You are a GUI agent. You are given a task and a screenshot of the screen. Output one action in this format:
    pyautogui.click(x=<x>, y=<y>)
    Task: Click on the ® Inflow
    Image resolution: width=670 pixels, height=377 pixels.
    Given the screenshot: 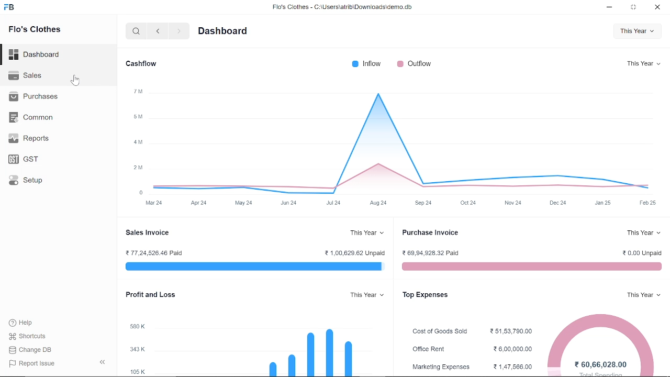 What is the action you would take?
    pyautogui.click(x=367, y=64)
    